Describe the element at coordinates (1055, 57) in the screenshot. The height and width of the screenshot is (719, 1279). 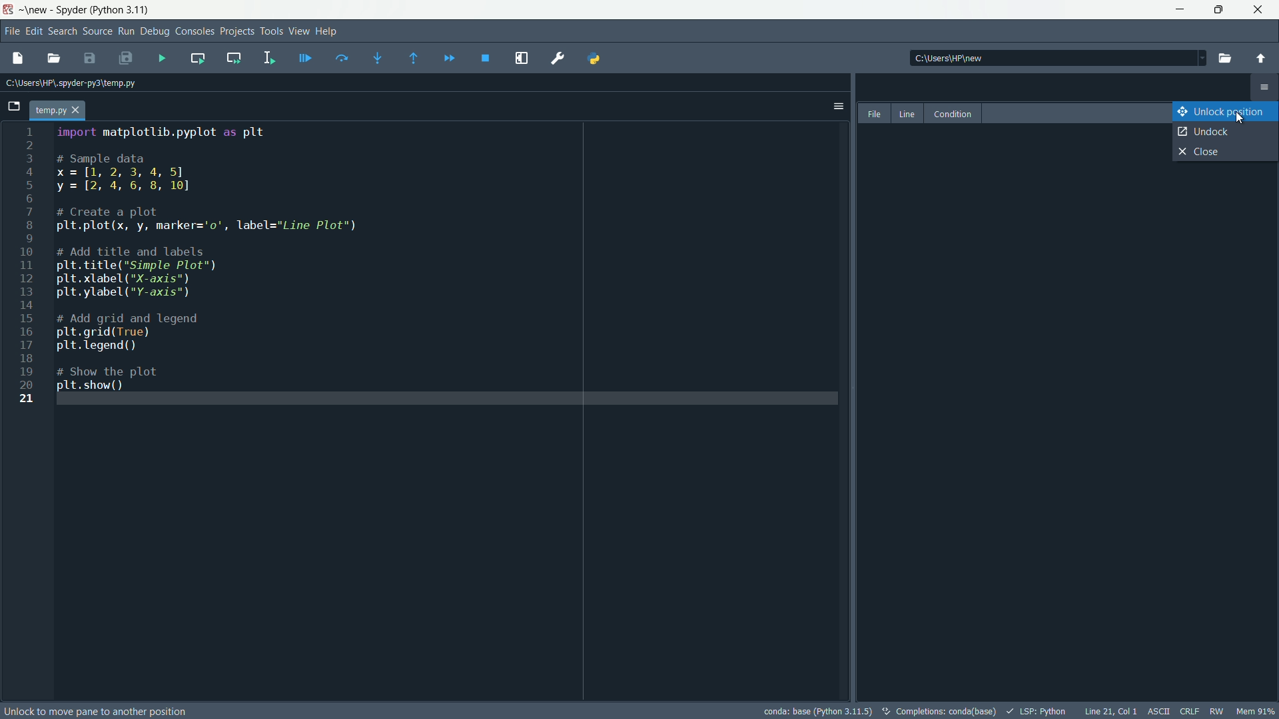
I see `directory` at that location.